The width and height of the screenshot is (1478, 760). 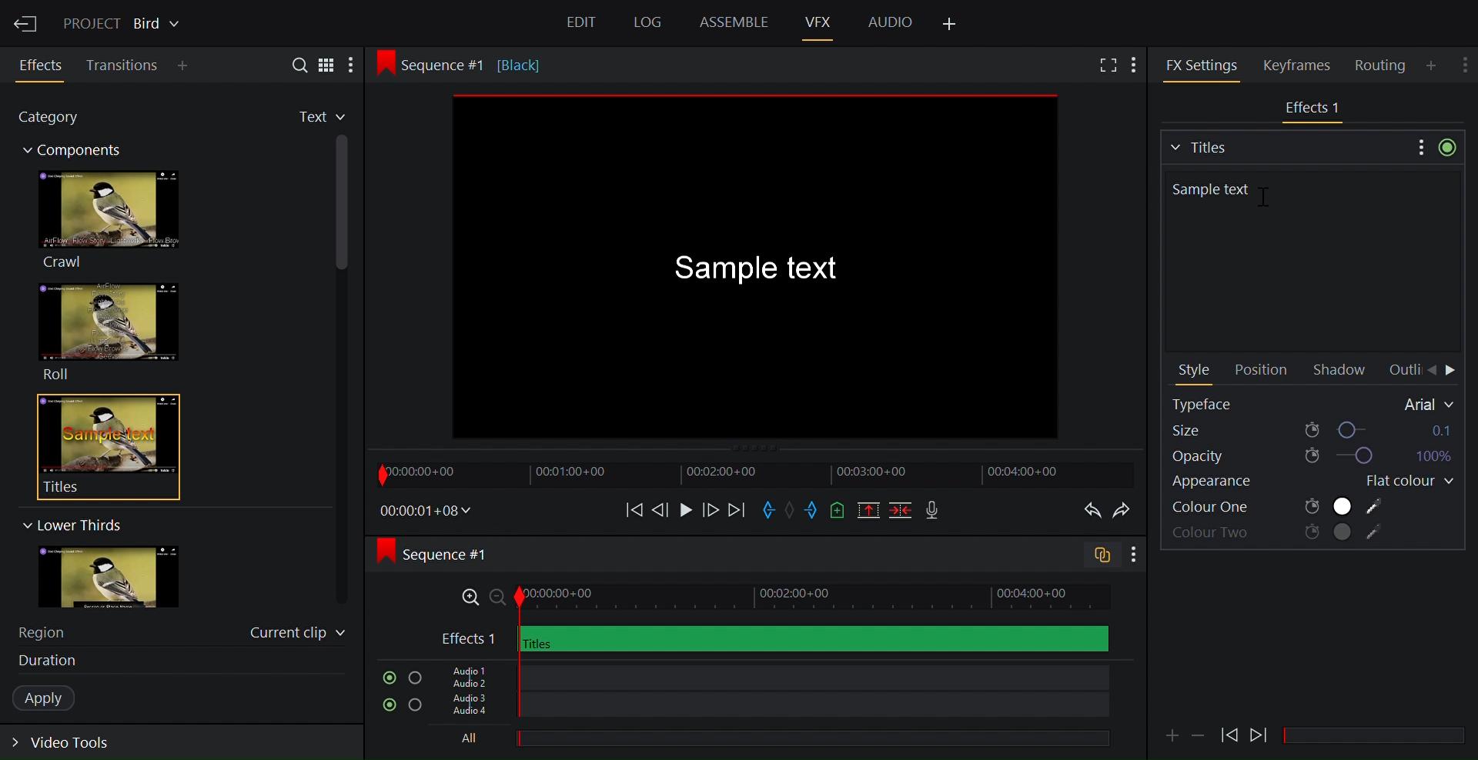 I want to click on Add a cue, so click(x=838, y=512).